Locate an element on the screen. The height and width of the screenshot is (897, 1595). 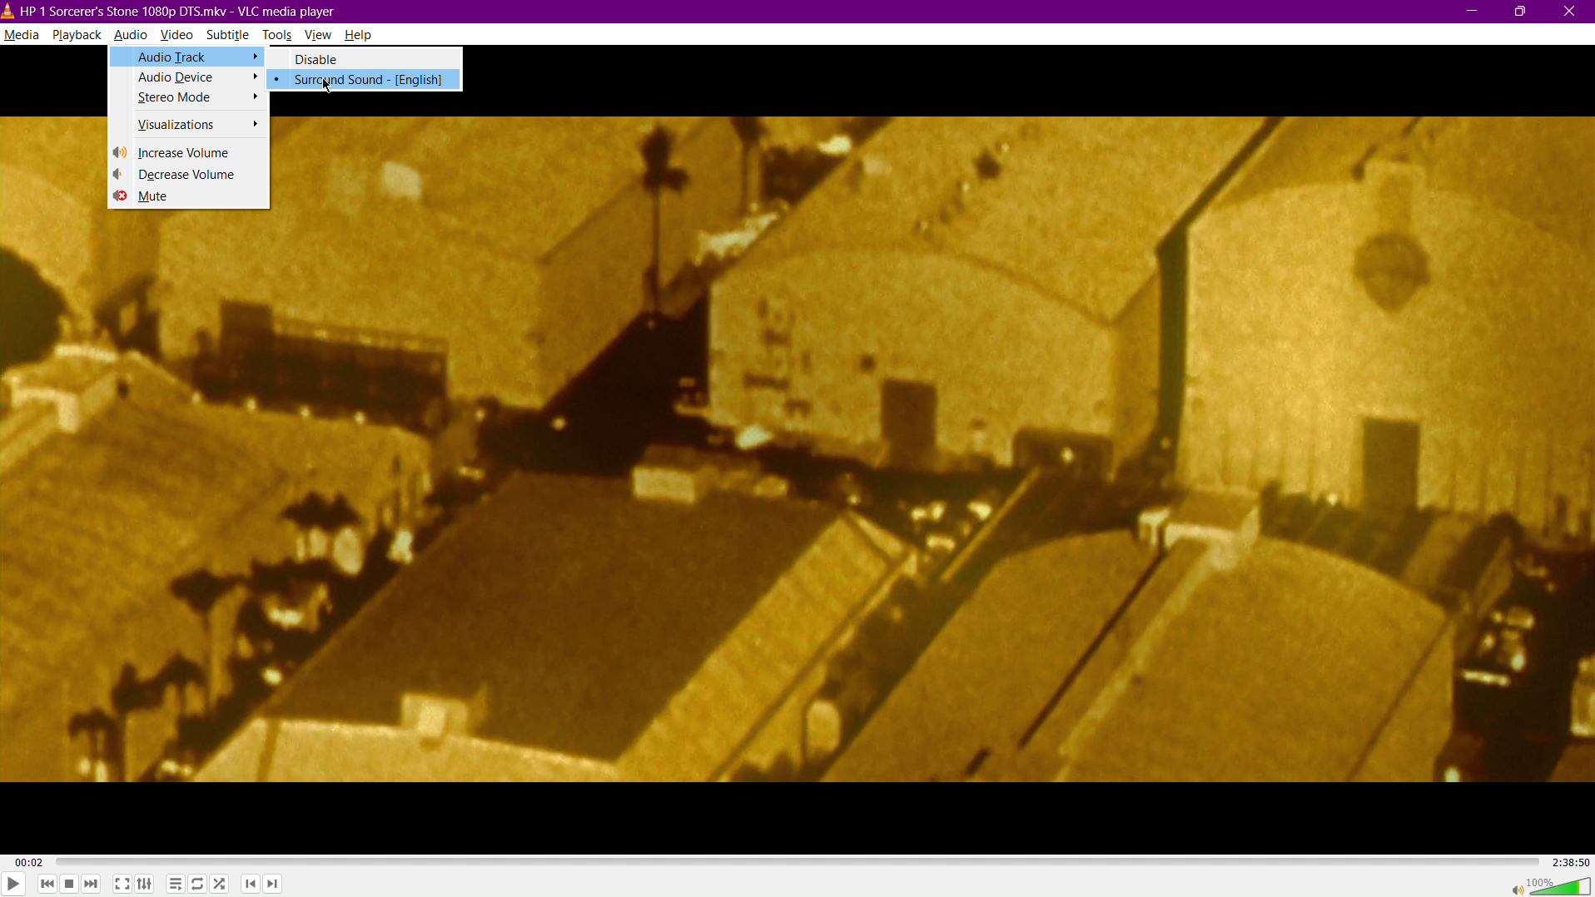
00:02 is located at coordinates (29, 863).